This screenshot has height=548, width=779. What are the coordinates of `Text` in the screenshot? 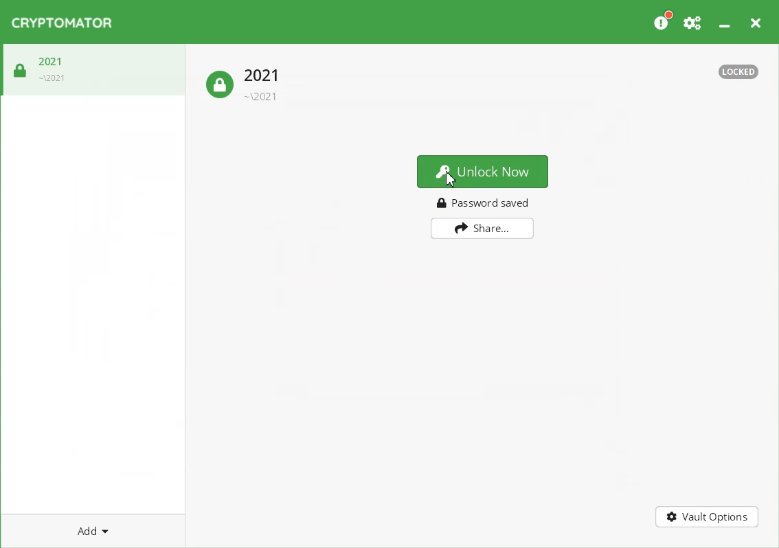 It's located at (484, 203).